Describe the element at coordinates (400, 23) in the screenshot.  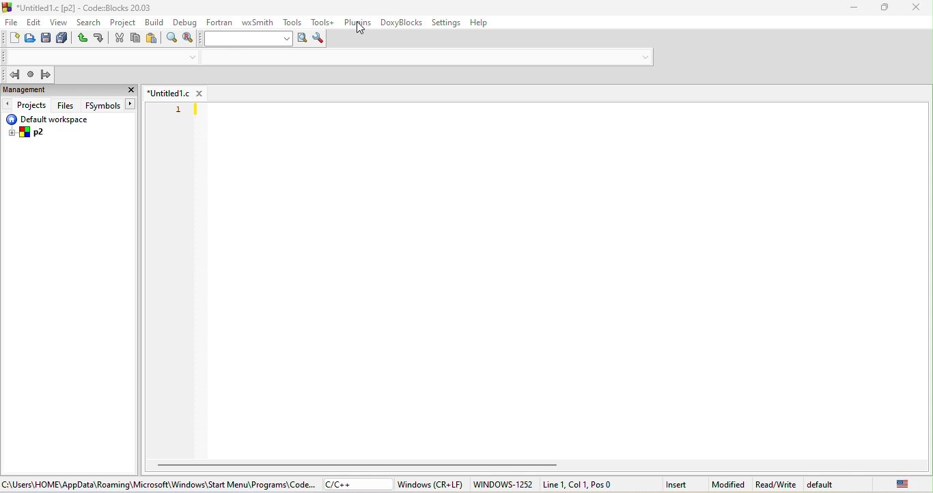
I see `doxyblocks` at that location.